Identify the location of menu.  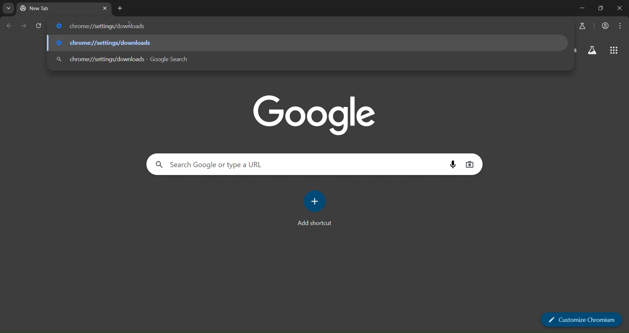
(620, 26).